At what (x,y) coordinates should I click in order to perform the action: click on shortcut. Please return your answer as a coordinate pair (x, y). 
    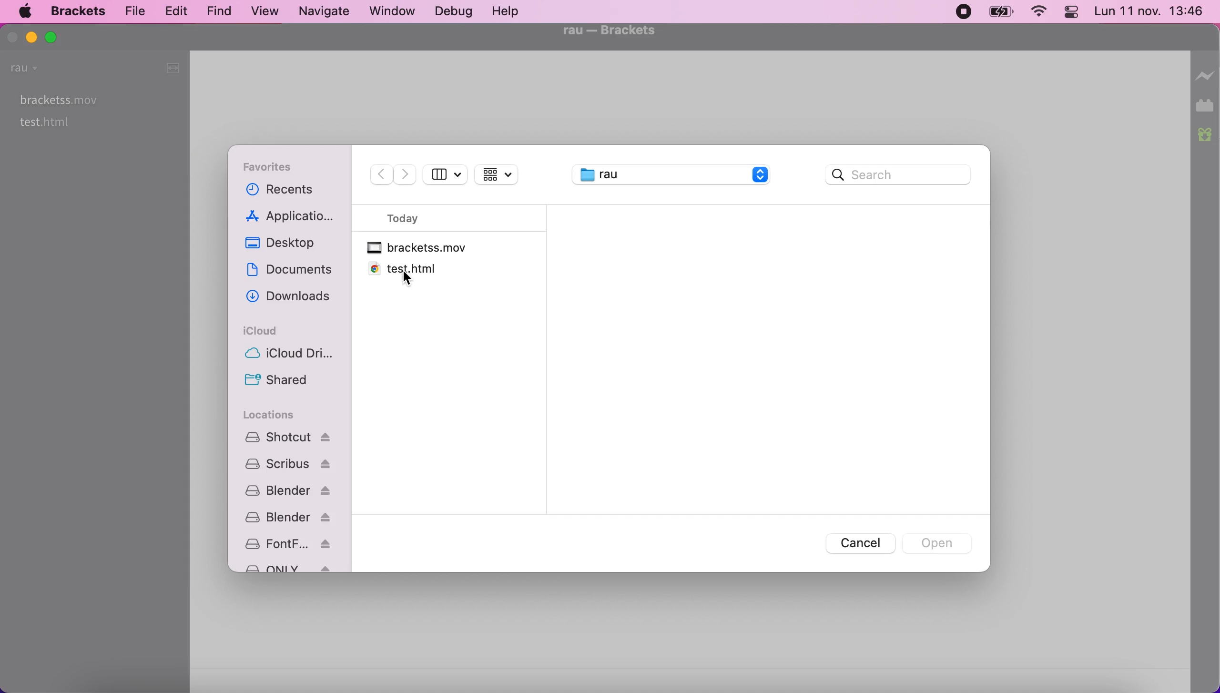
    Looking at the image, I should click on (291, 437).